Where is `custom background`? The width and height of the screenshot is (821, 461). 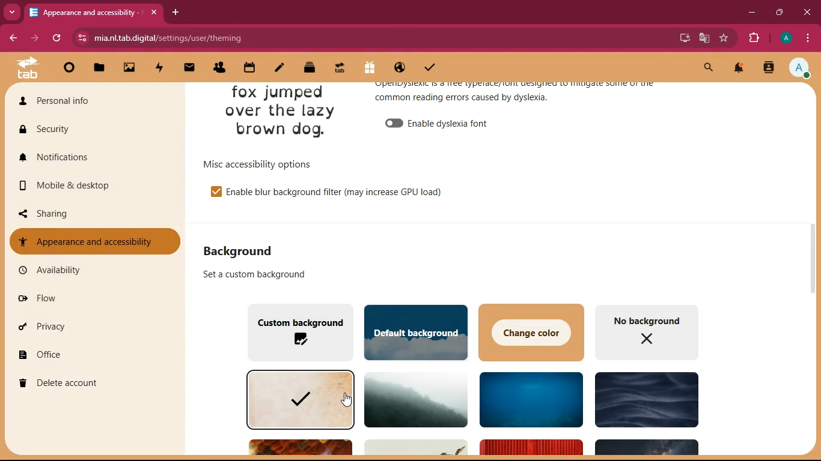
custom background is located at coordinates (255, 274).